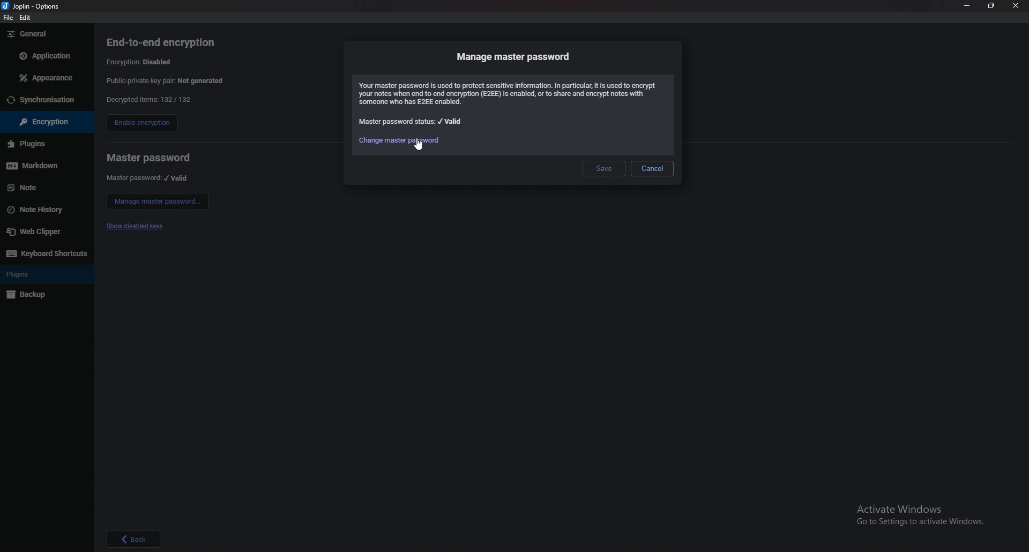  Describe the element at coordinates (46, 253) in the screenshot. I see `keyboard shortcuts` at that location.